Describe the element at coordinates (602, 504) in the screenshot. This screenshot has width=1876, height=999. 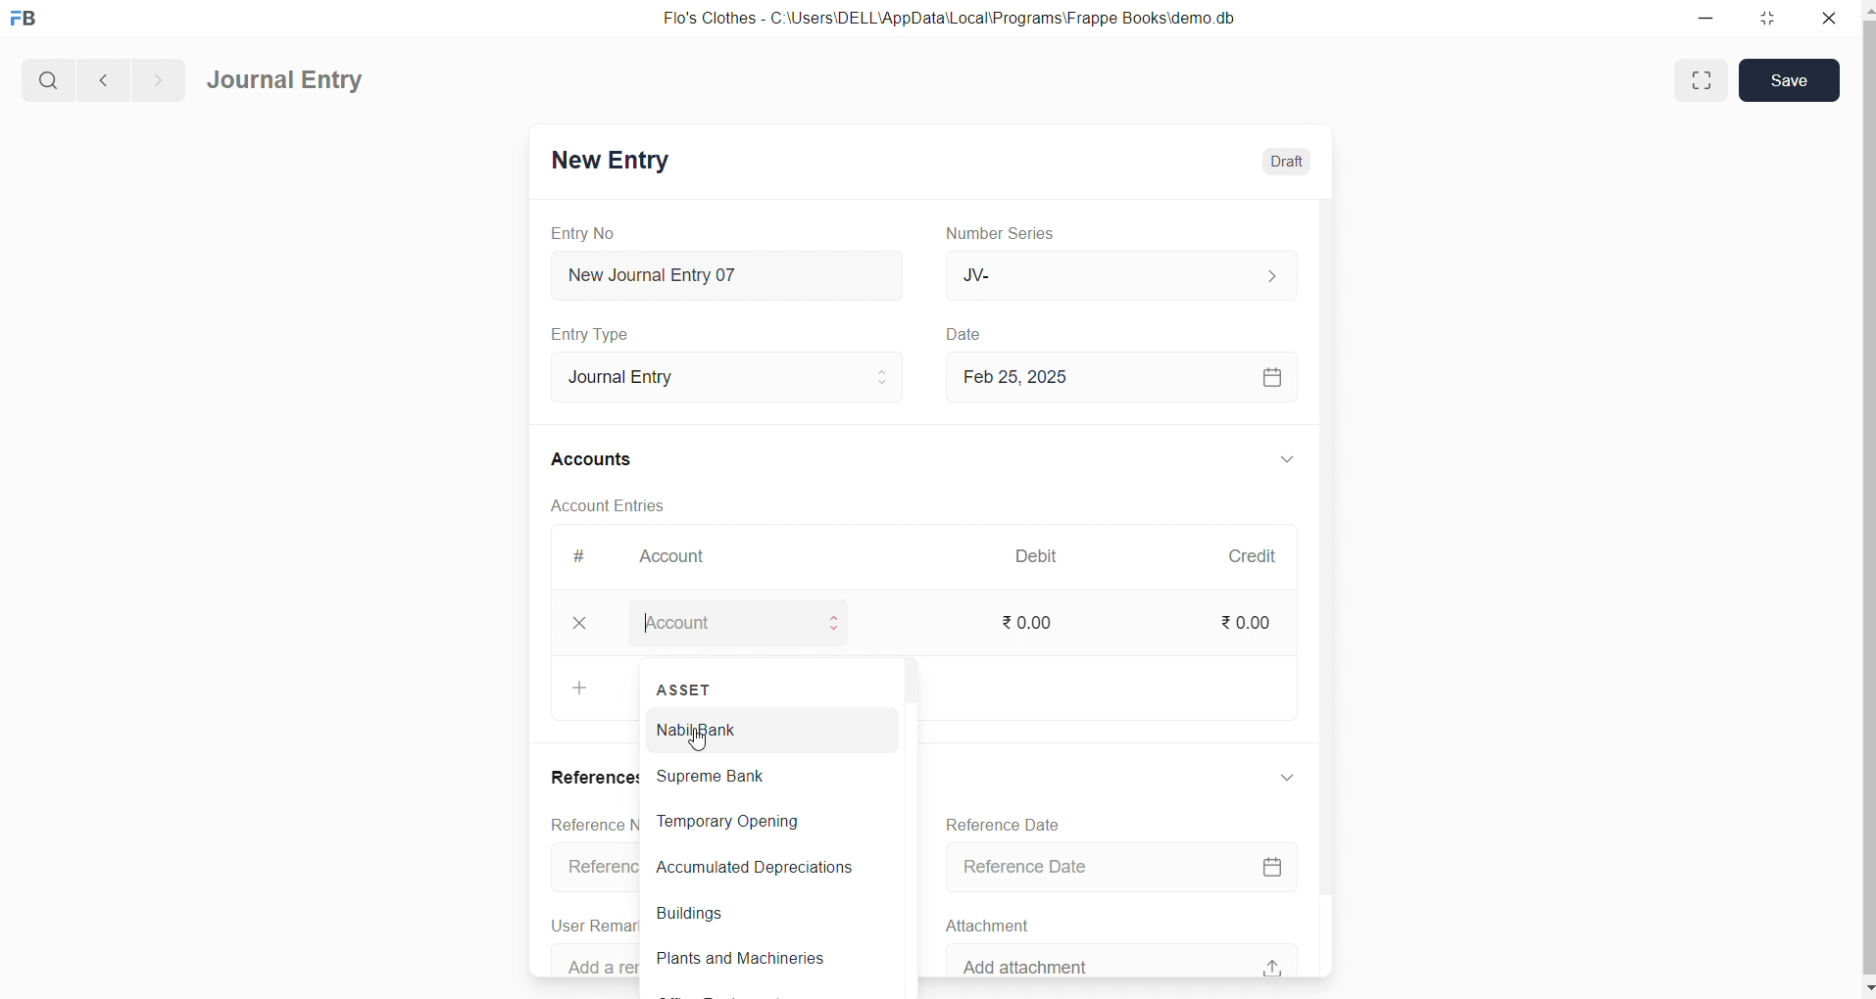
I see `Account Entries` at that location.